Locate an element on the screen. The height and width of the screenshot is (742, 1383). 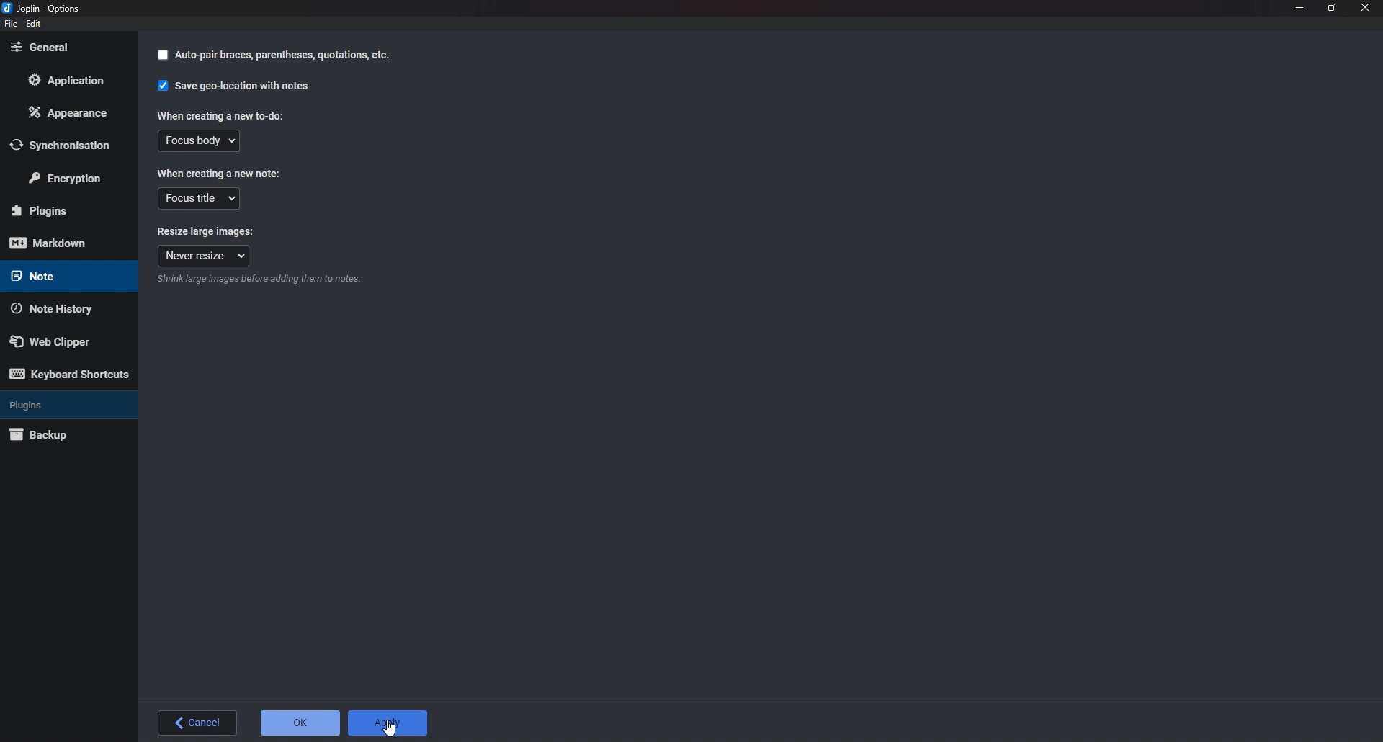
info is located at coordinates (263, 279).